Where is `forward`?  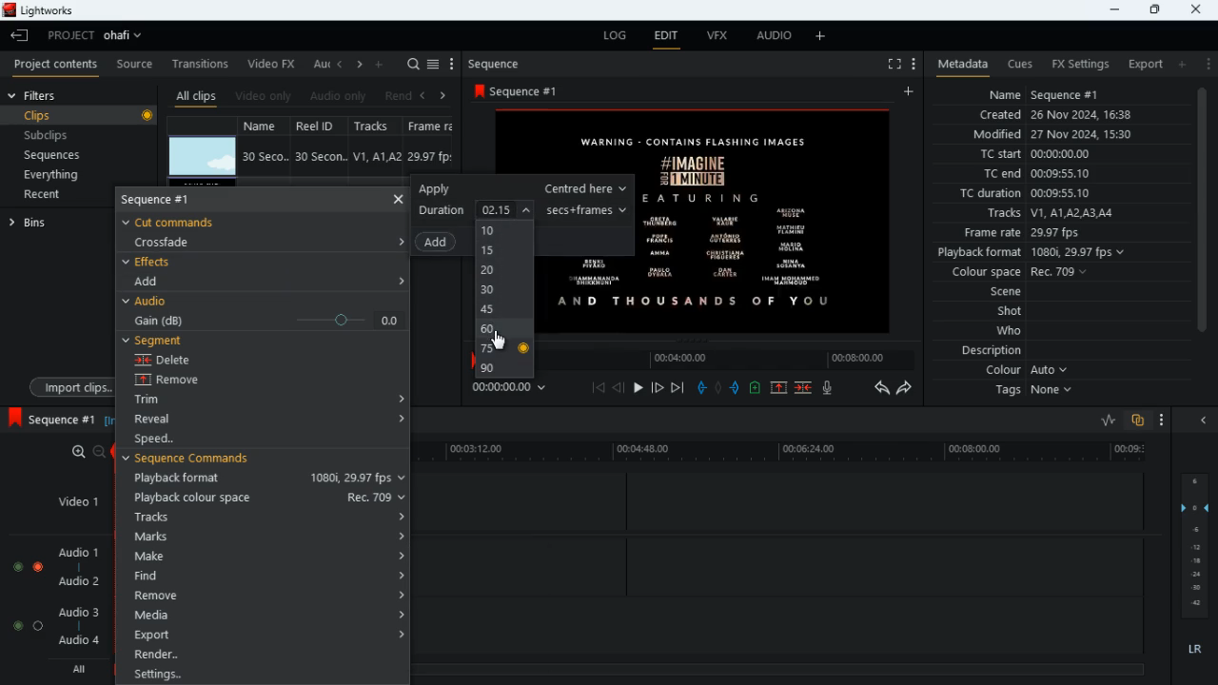
forward is located at coordinates (906, 389).